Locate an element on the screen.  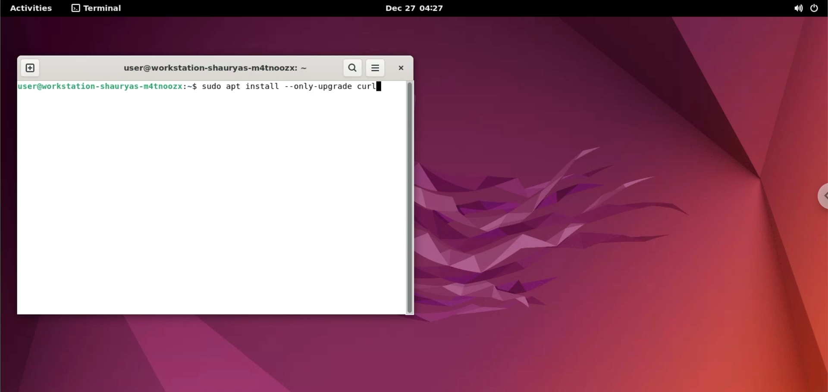
close is located at coordinates (398, 68).